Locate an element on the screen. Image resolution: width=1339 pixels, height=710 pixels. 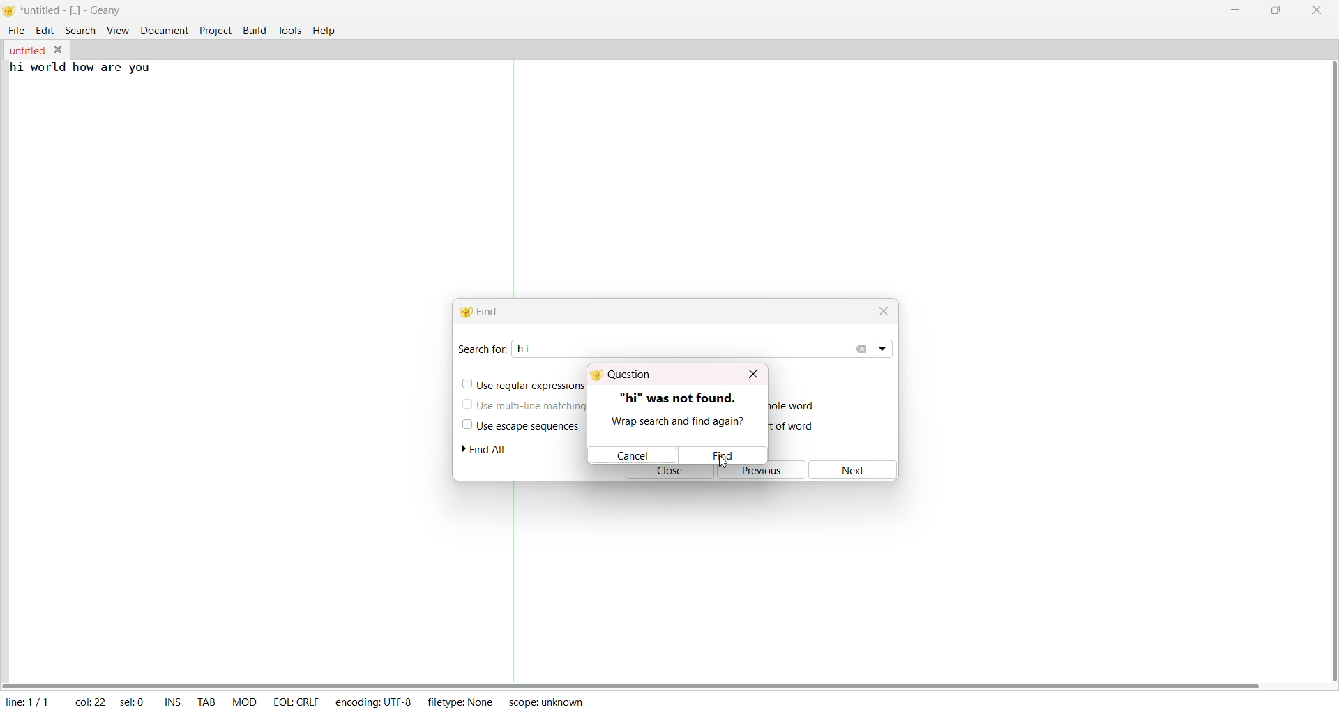
hi world how are you is located at coordinates (82, 68).